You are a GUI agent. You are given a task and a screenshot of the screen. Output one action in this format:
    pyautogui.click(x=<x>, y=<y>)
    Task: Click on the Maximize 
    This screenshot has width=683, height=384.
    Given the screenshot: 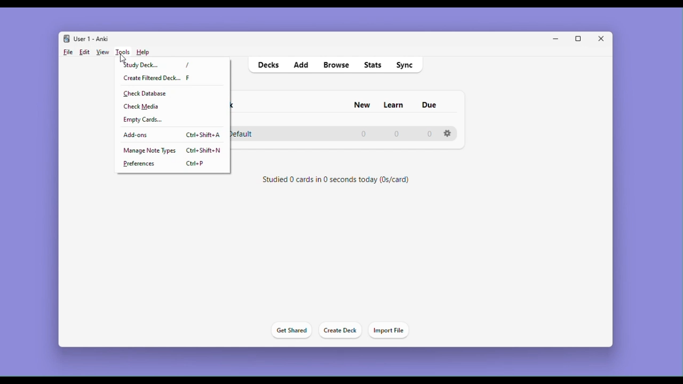 What is the action you would take?
    pyautogui.click(x=578, y=38)
    